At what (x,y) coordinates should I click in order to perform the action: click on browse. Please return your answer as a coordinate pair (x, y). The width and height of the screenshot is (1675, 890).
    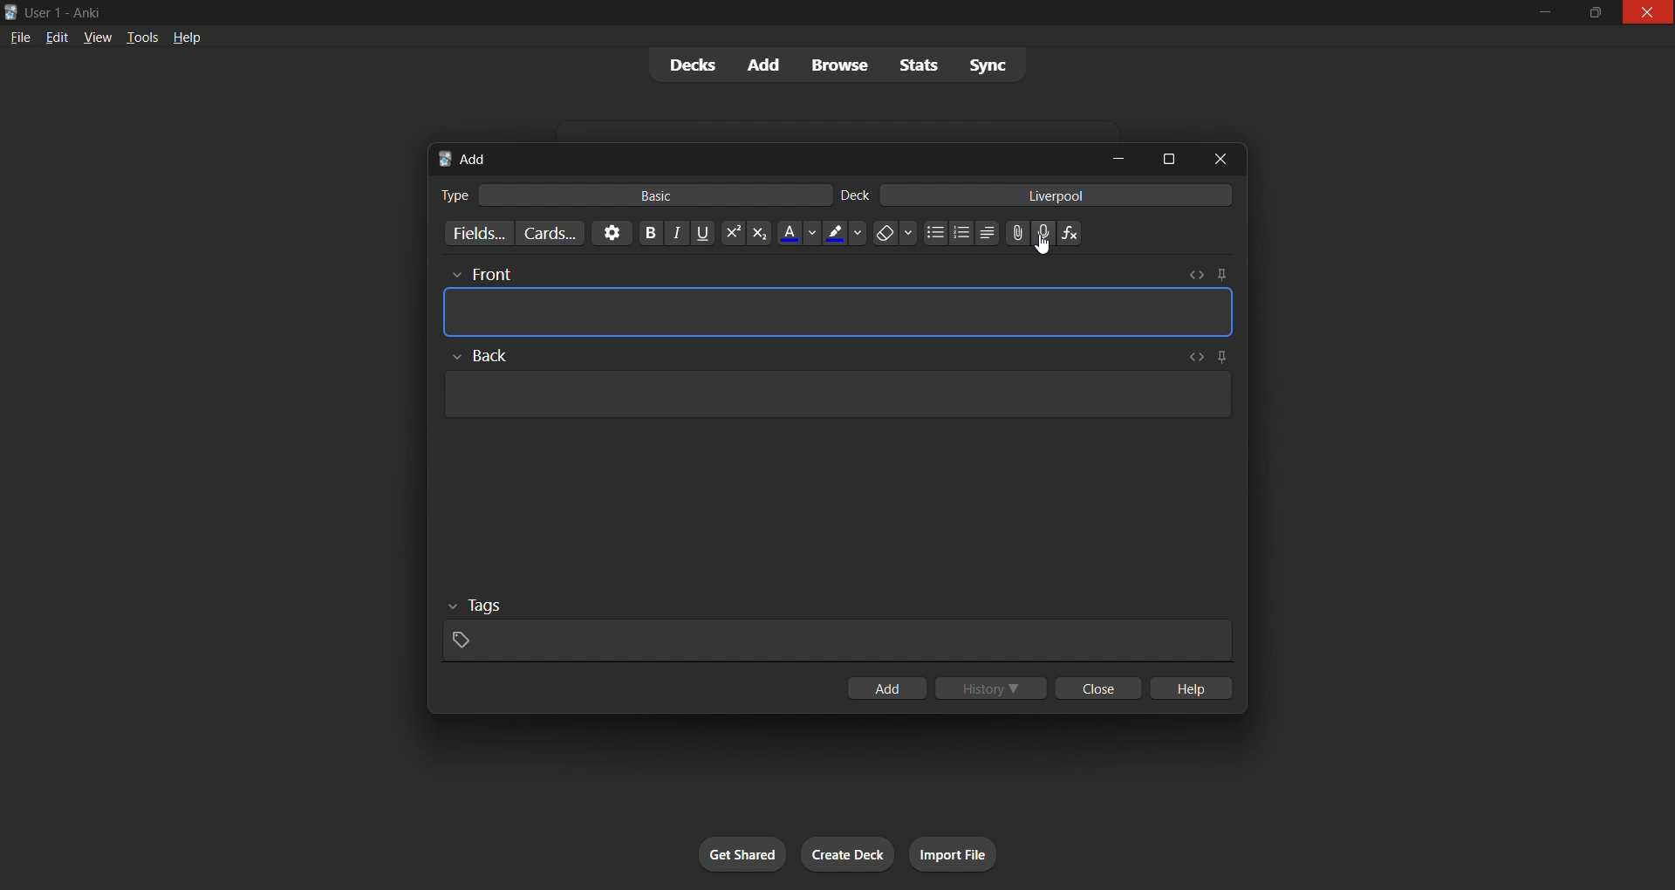
    Looking at the image, I should click on (844, 64).